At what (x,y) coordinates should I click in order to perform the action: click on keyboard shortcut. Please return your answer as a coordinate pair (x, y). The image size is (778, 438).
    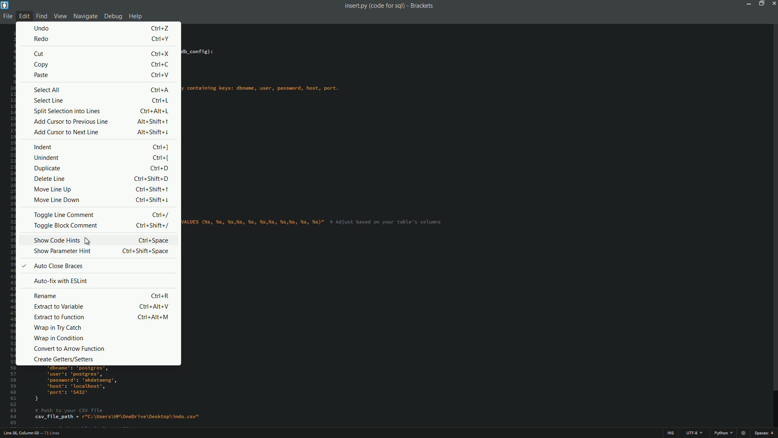
    Looking at the image, I should click on (150, 189).